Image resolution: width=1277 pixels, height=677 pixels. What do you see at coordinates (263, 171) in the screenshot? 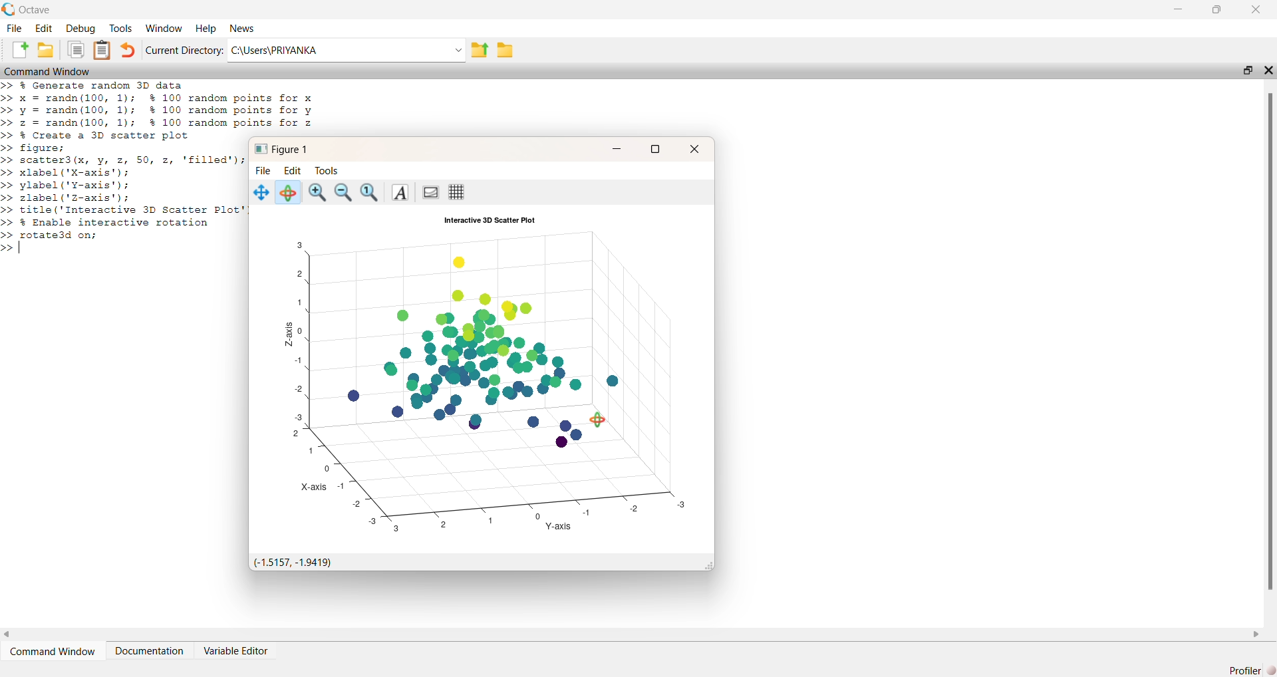
I see `File` at bounding box center [263, 171].